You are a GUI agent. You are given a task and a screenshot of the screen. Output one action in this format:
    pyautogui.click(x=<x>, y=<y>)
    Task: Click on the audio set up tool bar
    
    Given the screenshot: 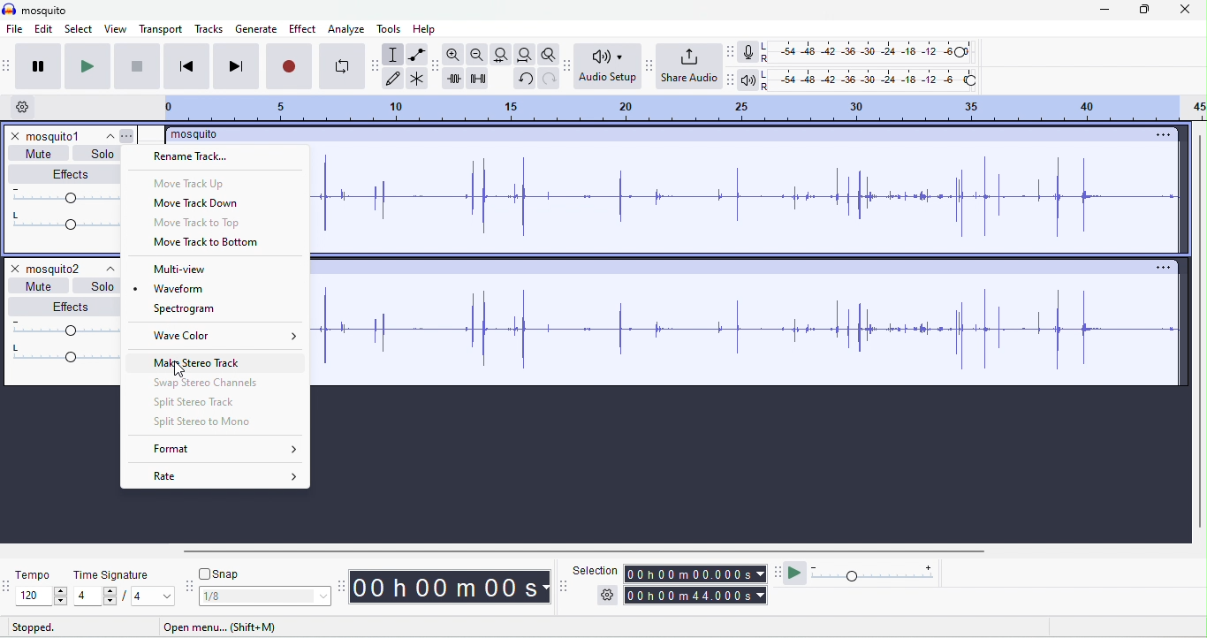 What is the action you would take?
    pyautogui.click(x=569, y=65)
    